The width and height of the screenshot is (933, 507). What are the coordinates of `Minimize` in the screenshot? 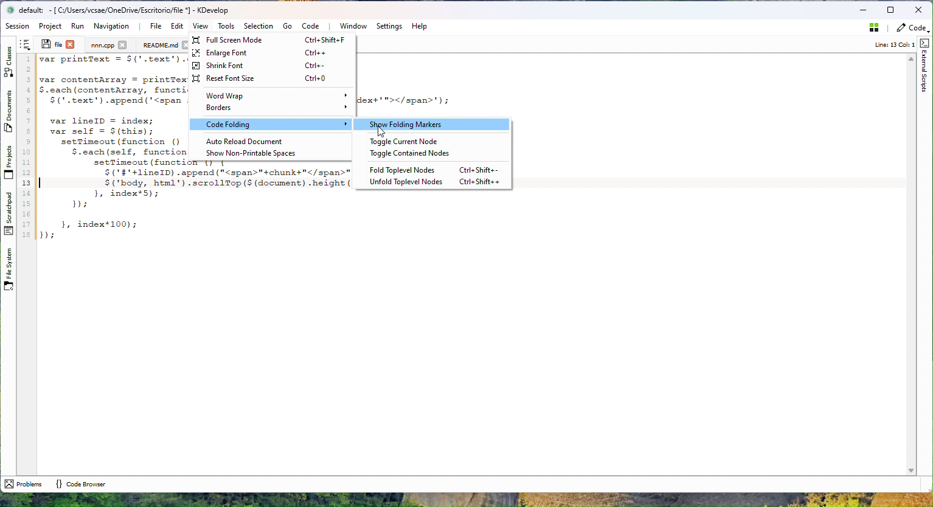 It's located at (862, 10).